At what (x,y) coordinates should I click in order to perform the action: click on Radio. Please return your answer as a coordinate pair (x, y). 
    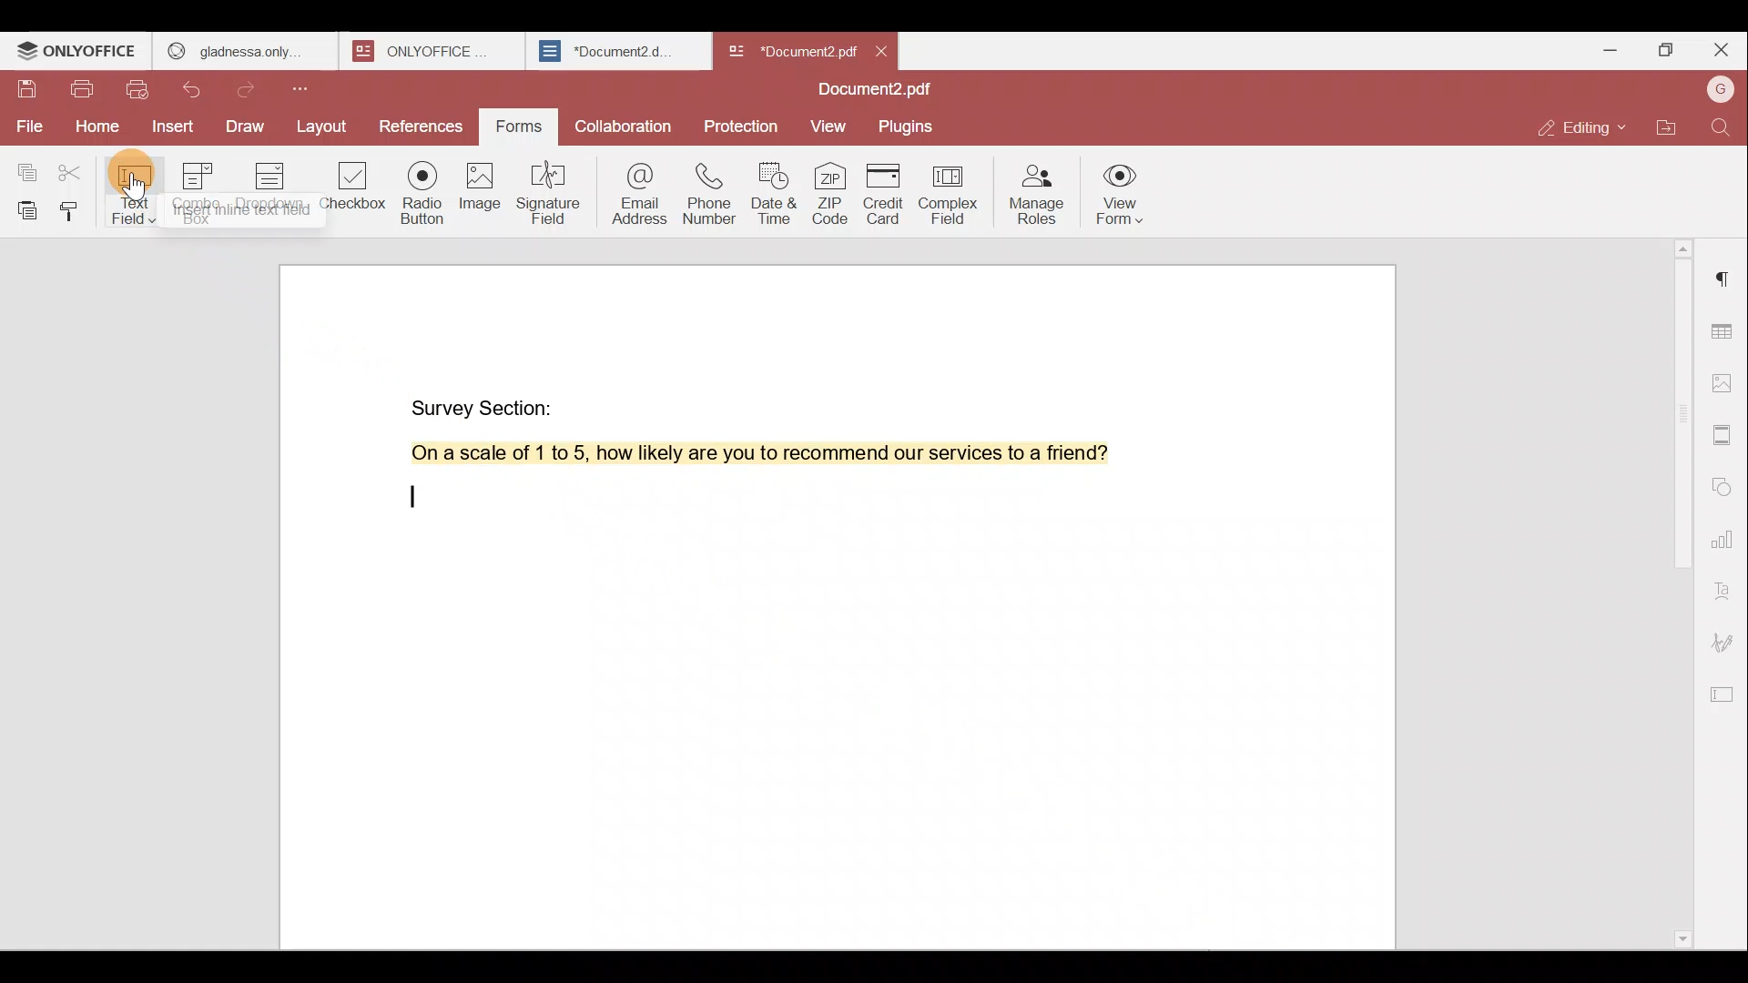
    Looking at the image, I should click on (423, 196).